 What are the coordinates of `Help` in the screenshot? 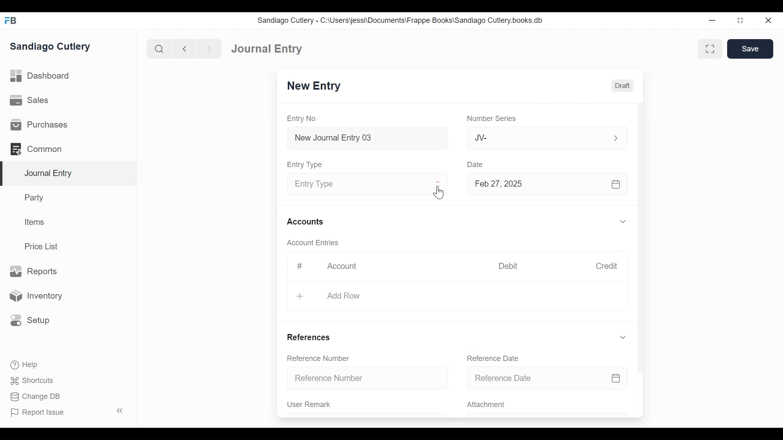 It's located at (25, 365).